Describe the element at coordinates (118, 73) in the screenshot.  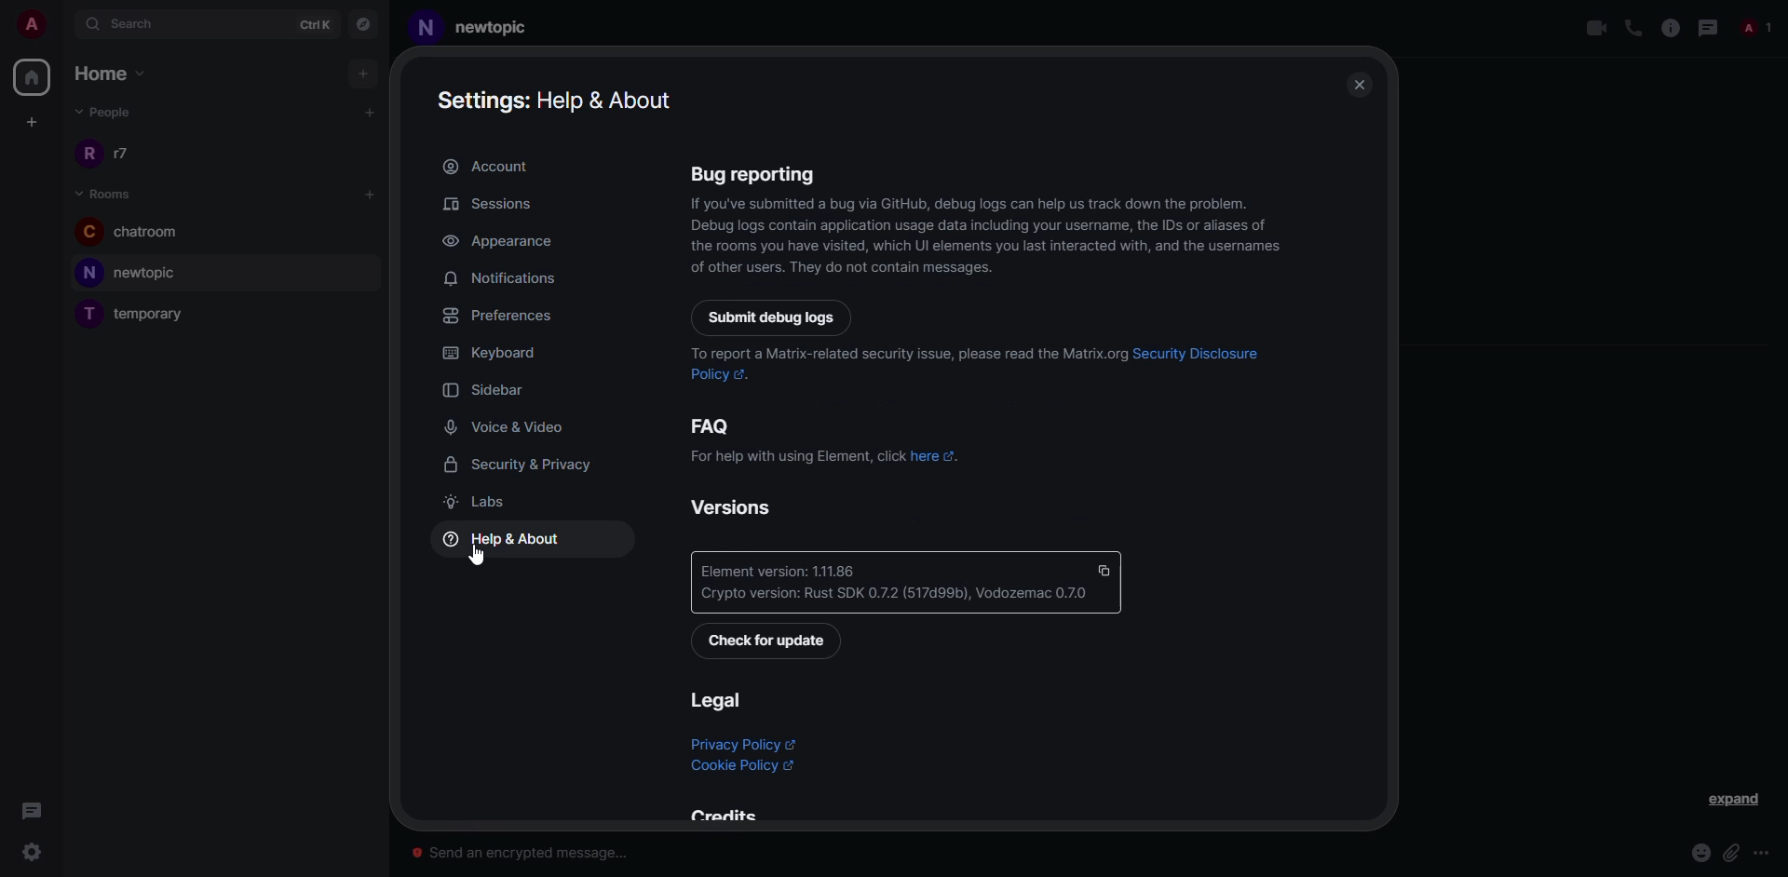
I see `home` at that location.